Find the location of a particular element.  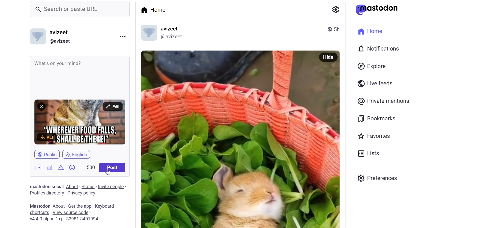

search is located at coordinates (78, 8).